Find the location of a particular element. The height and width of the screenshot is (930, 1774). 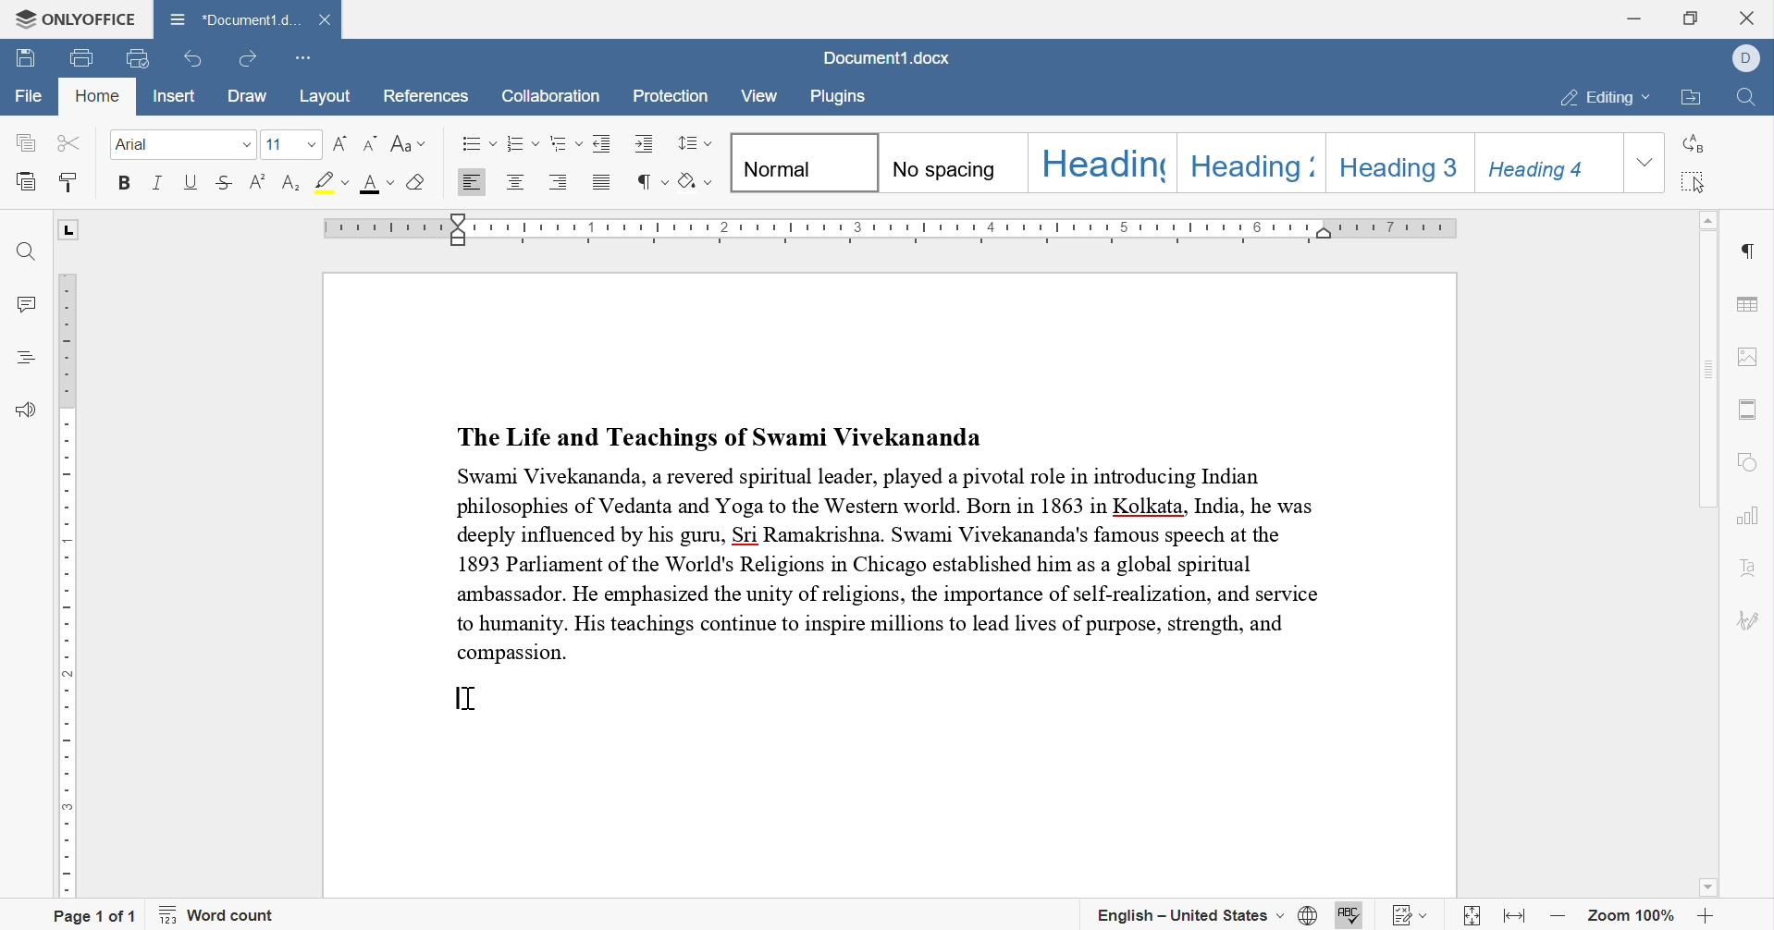

bold is located at coordinates (122, 181).